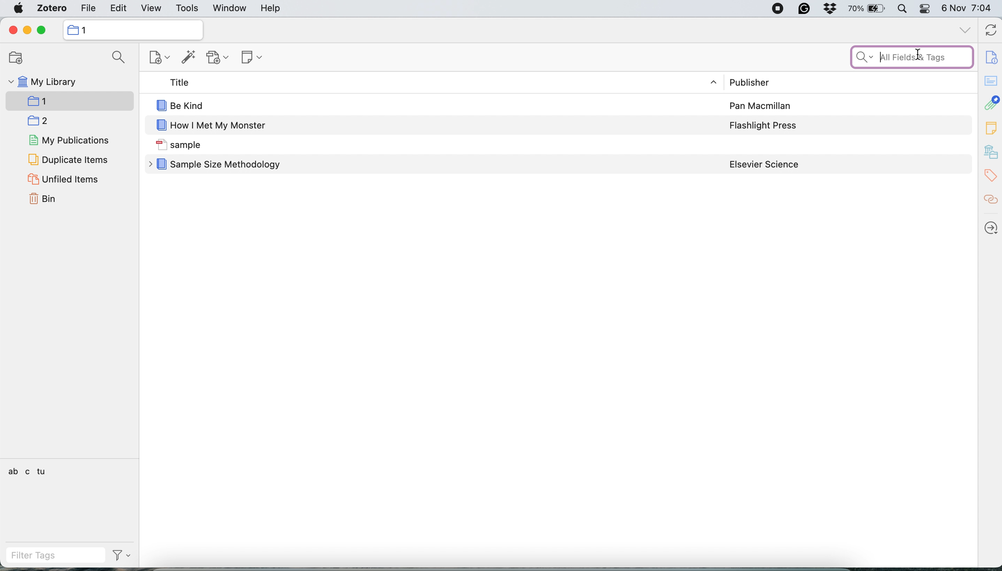 This screenshot has width=1002, height=571. What do you see at coordinates (989, 176) in the screenshot?
I see `tags` at bounding box center [989, 176].